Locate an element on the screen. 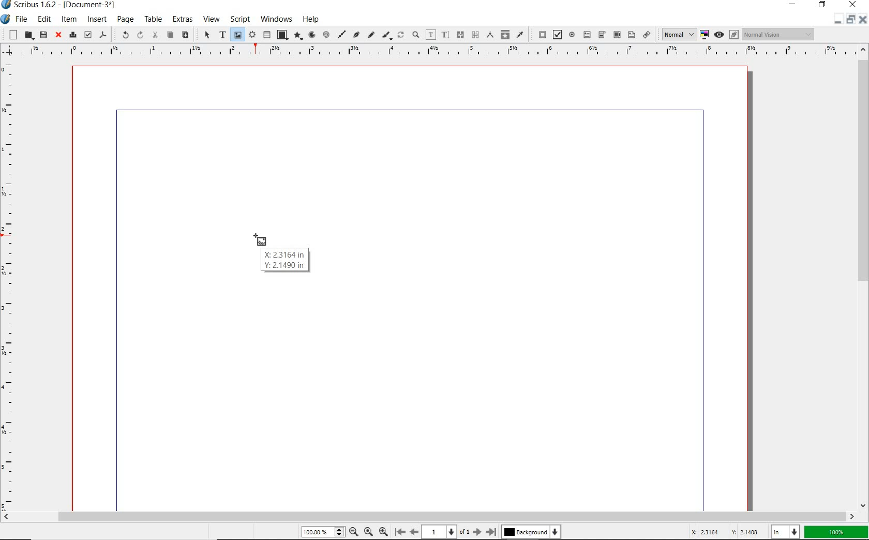  HELP is located at coordinates (311, 19).